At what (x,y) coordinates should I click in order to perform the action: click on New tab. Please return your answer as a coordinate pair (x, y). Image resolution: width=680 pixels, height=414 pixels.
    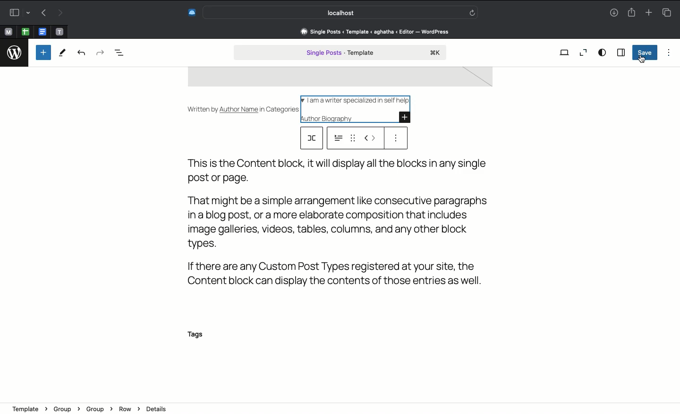
    Looking at the image, I should click on (649, 13).